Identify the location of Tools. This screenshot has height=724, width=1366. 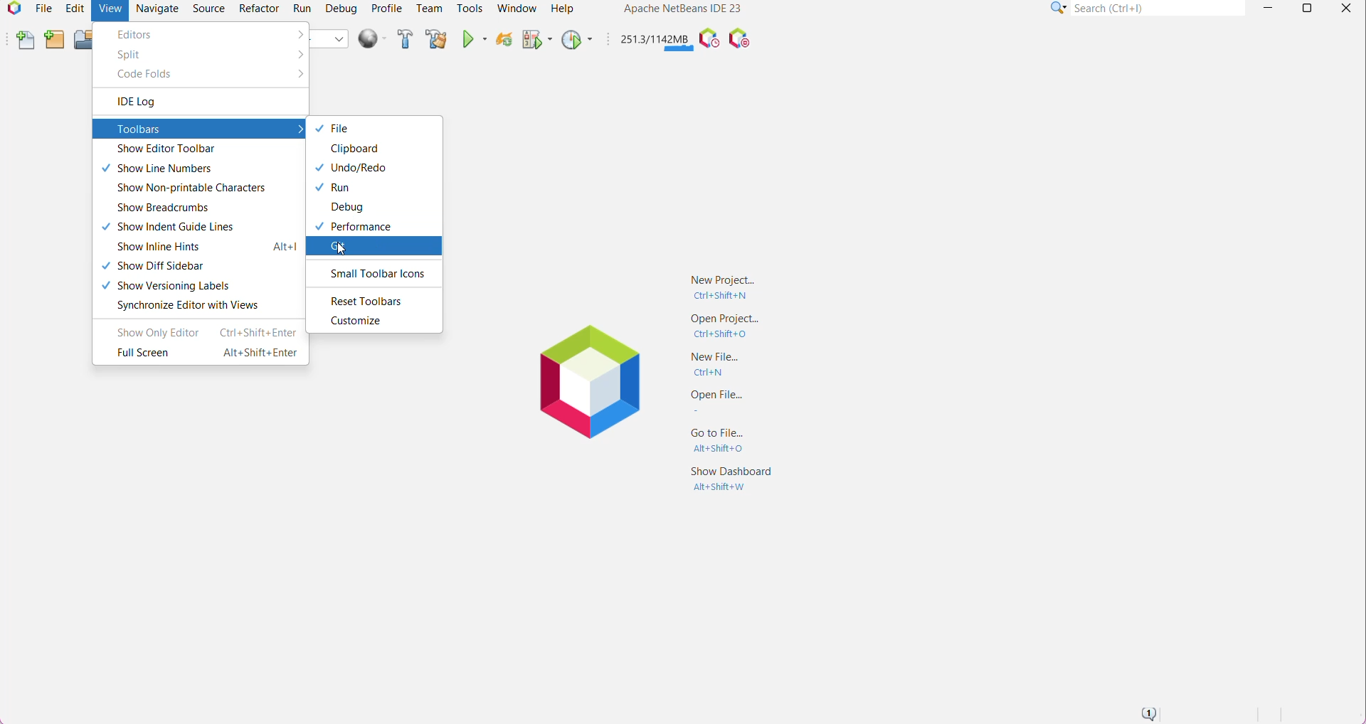
(469, 8).